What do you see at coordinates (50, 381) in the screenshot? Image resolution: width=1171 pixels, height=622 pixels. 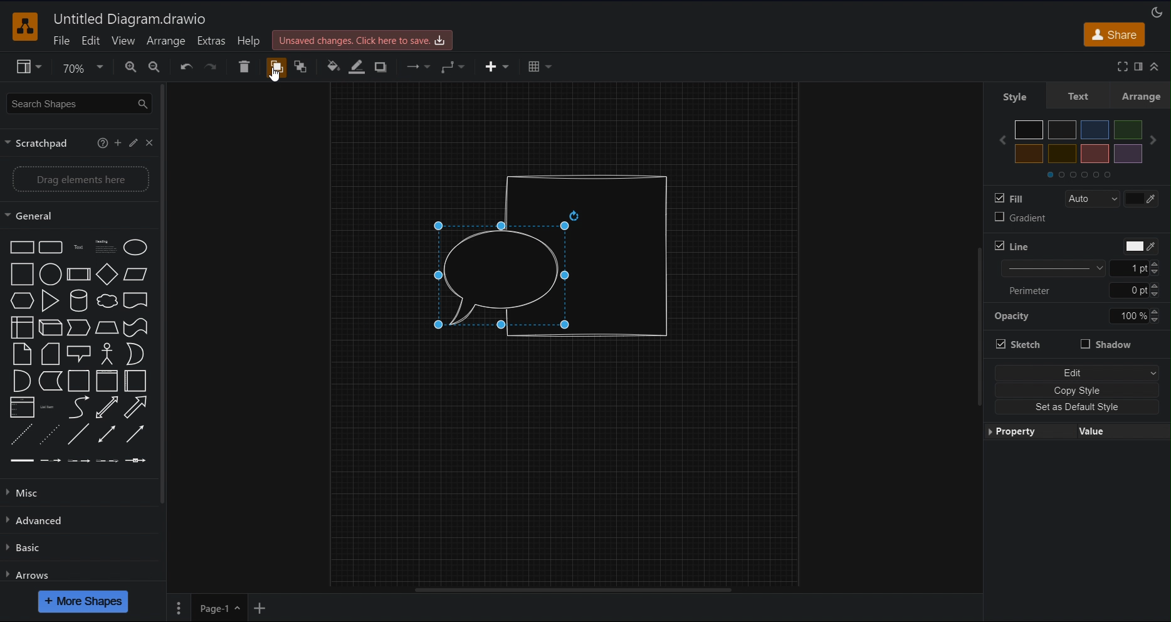 I see `Data storage` at bounding box center [50, 381].